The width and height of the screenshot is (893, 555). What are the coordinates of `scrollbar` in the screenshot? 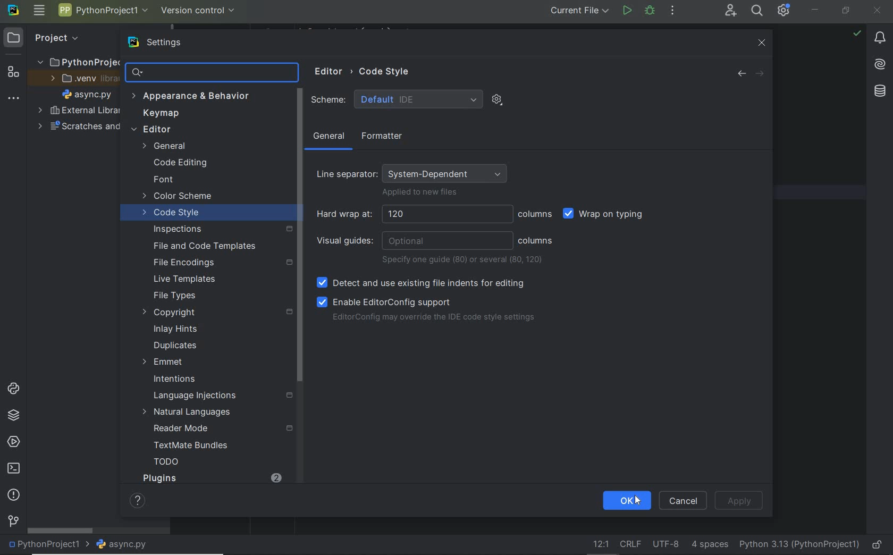 It's located at (61, 531).